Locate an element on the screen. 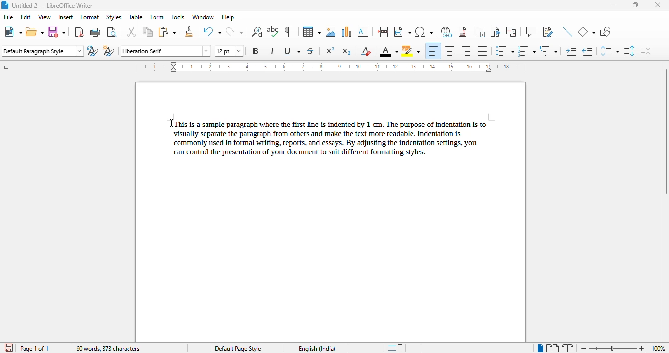 This screenshot has width=669, height=353. insert field is located at coordinates (402, 32).